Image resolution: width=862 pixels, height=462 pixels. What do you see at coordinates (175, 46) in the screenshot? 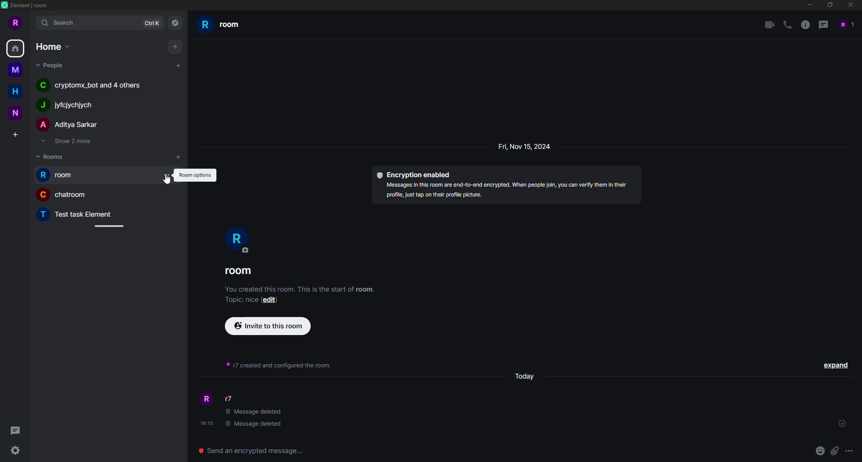
I see `add` at bounding box center [175, 46].